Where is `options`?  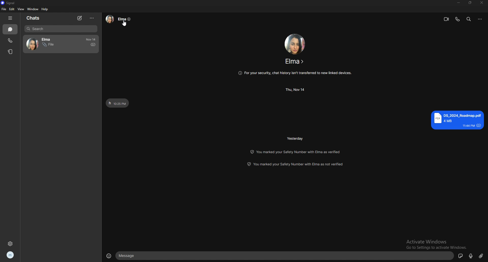
options is located at coordinates (92, 18).